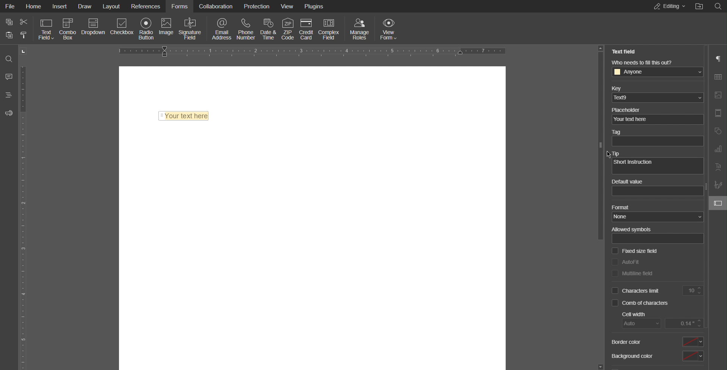 The height and width of the screenshot is (370, 727). I want to click on input cell width , so click(686, 323).